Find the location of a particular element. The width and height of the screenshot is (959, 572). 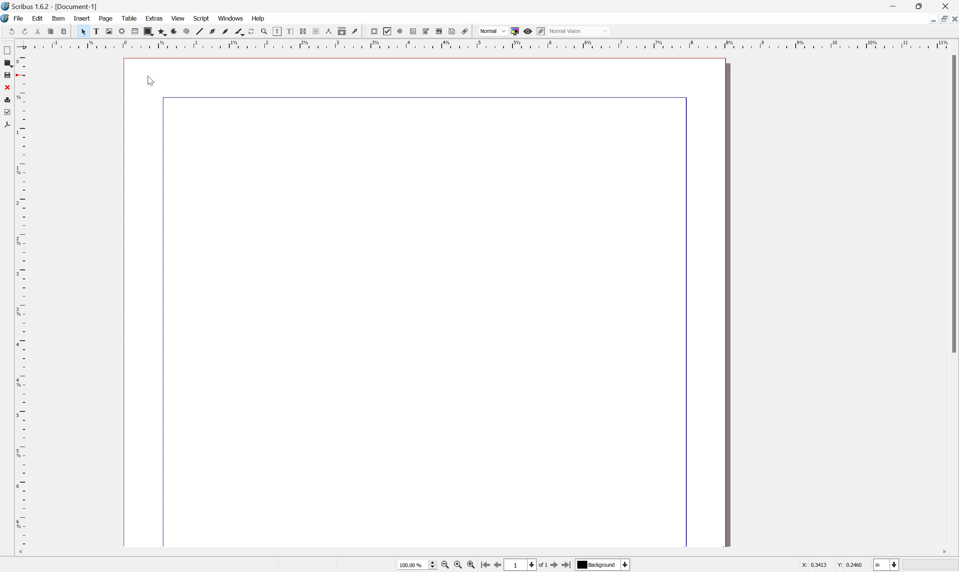

item is located at coordinates (59, 19).